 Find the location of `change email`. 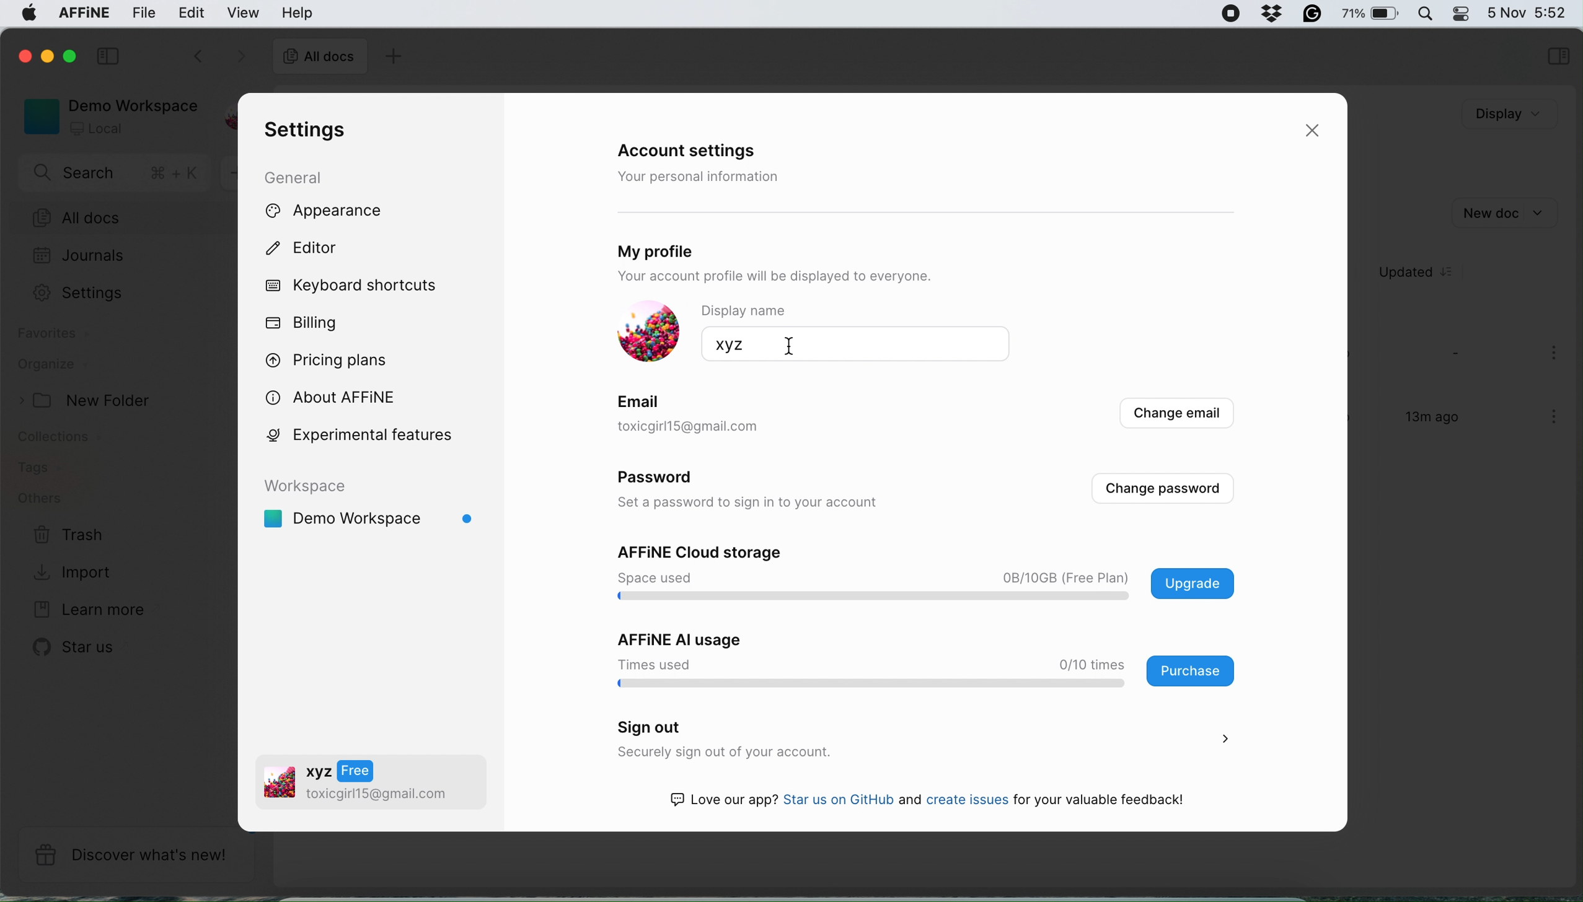

change email is located at coordinates (1174, 416).